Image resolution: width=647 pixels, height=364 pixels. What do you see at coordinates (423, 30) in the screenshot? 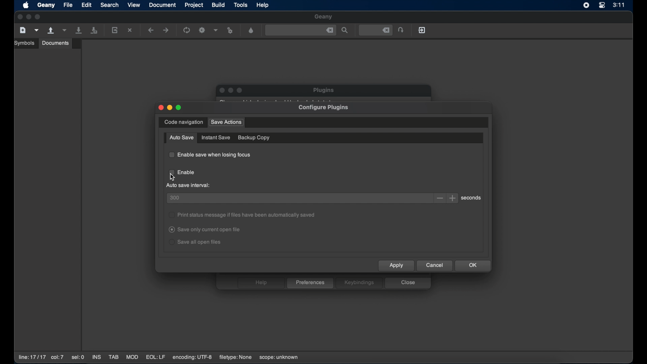
I see `quit geany` at bounding box center [423, 30].